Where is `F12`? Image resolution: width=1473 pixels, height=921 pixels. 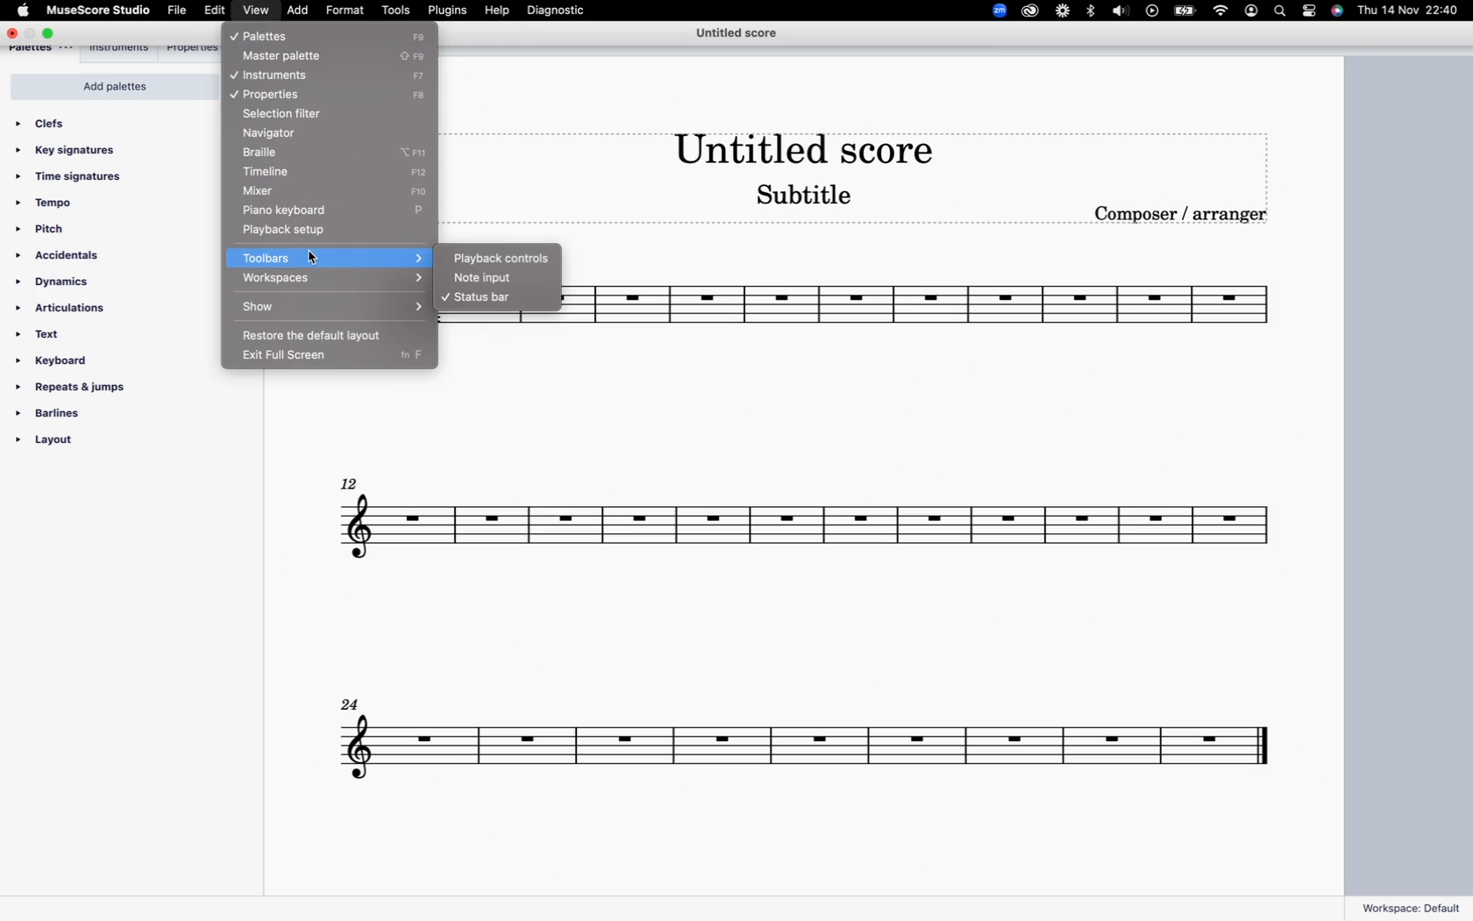 F12 is located at coordinates (426, 171).